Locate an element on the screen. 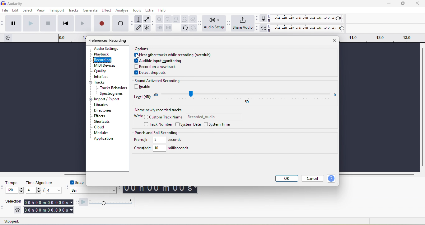  audio setup is located at coordinates (214, 23).